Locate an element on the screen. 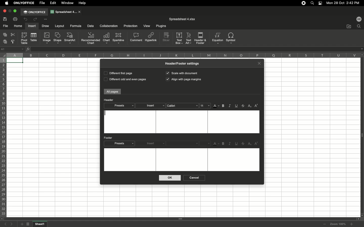 This screenshot has height=227, width=364. Subscript is located at coordinates (250, 106).